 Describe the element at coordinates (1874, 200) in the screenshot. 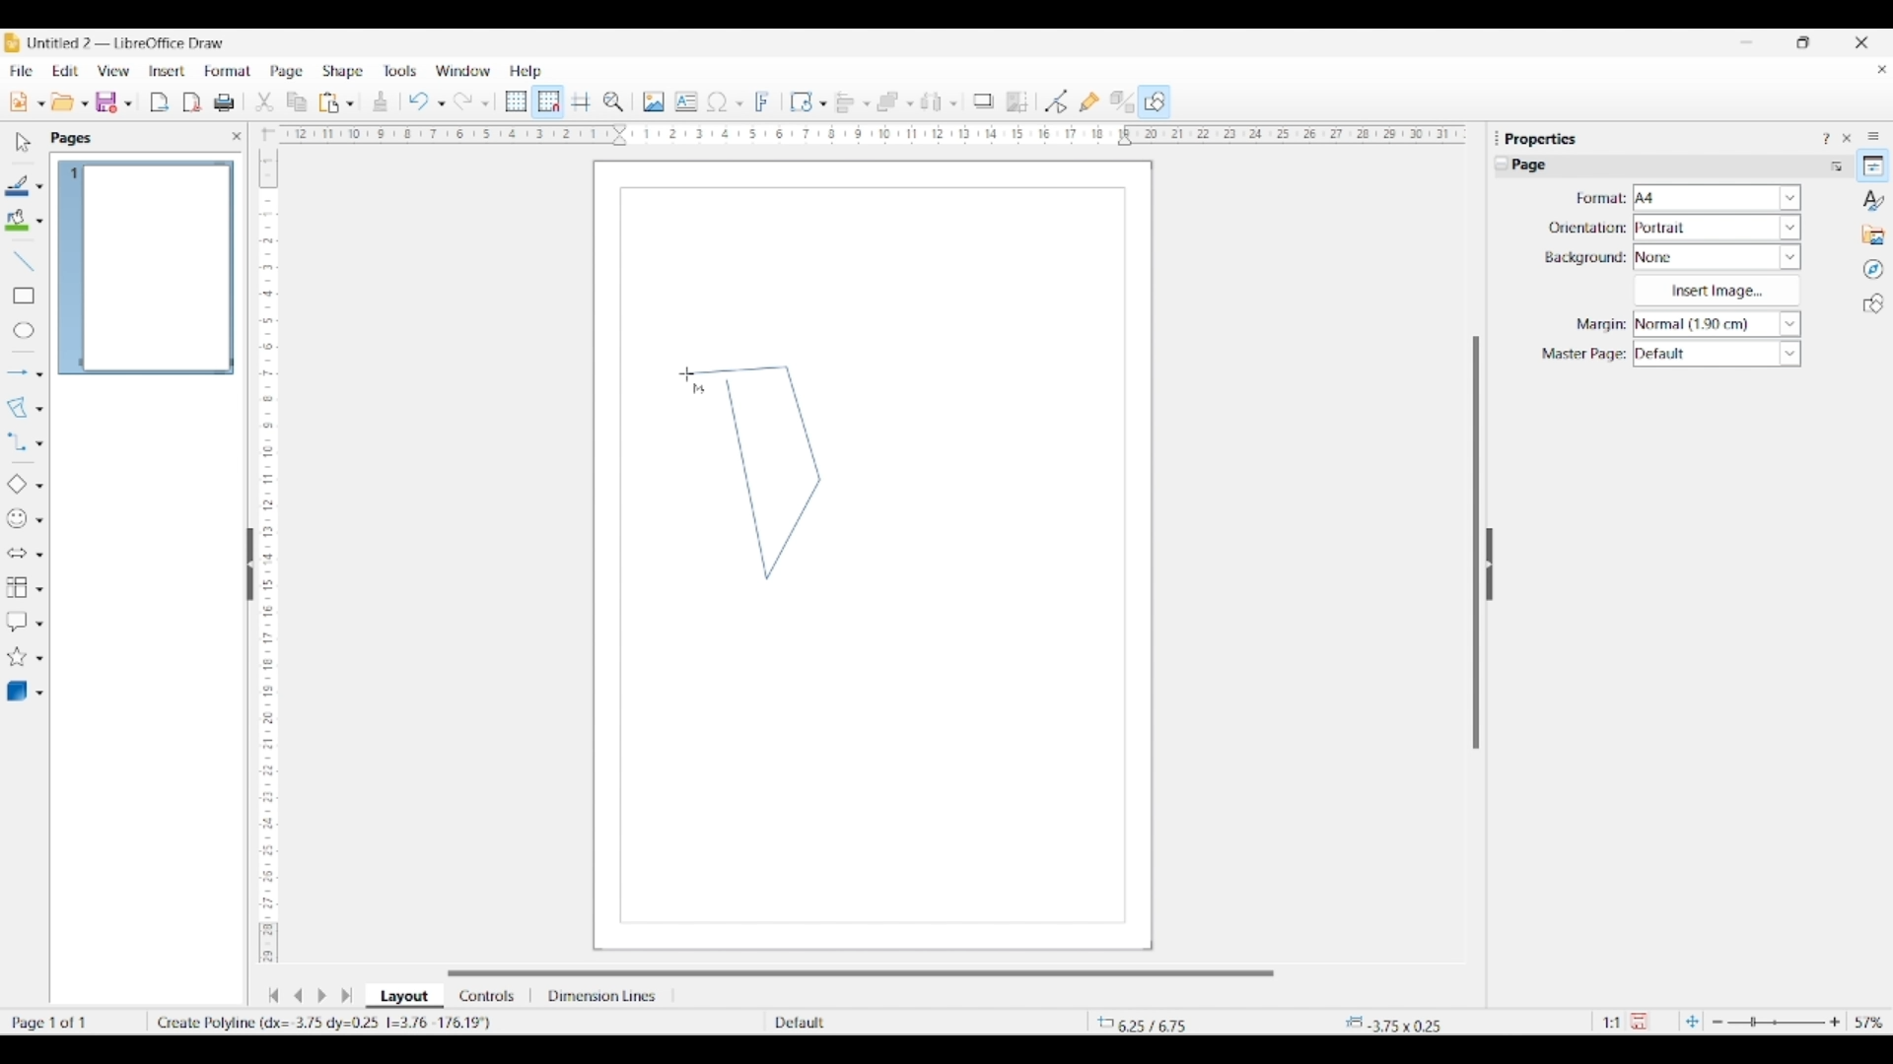

I see `Styles` at that location.